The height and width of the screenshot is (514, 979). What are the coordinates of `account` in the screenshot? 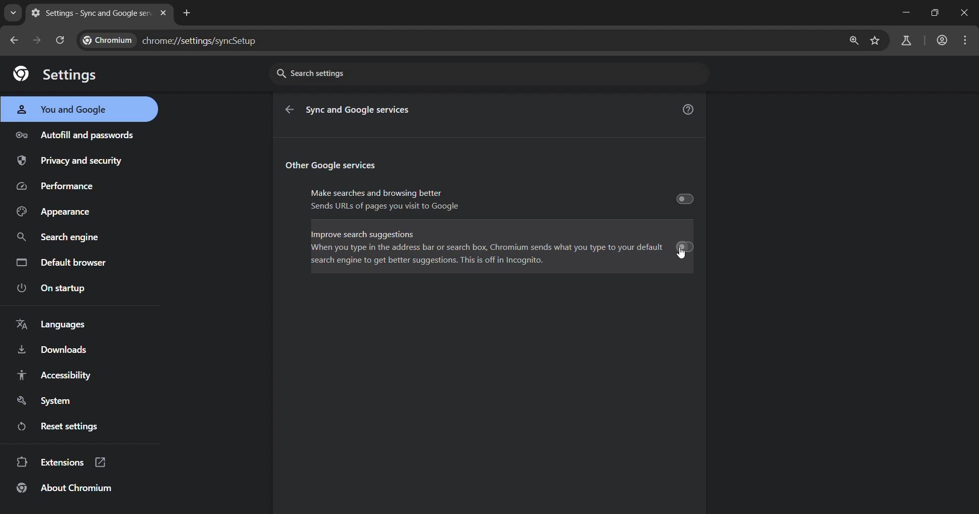 It's located at (941, 41).